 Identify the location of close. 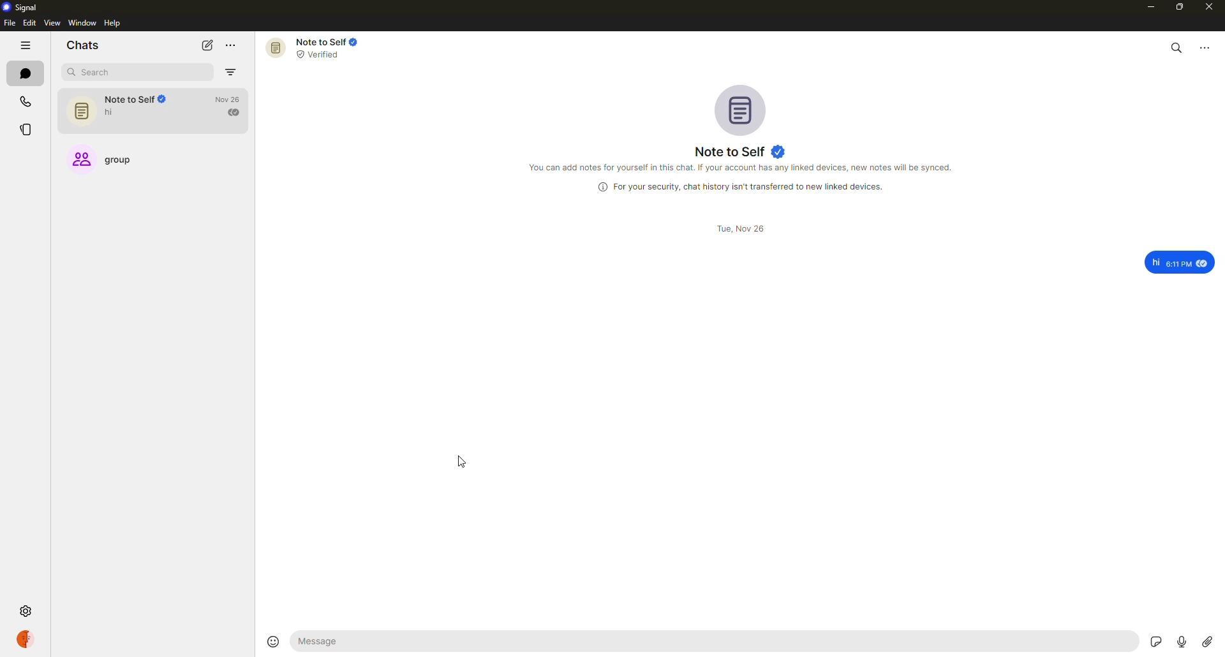
(1210, 8).